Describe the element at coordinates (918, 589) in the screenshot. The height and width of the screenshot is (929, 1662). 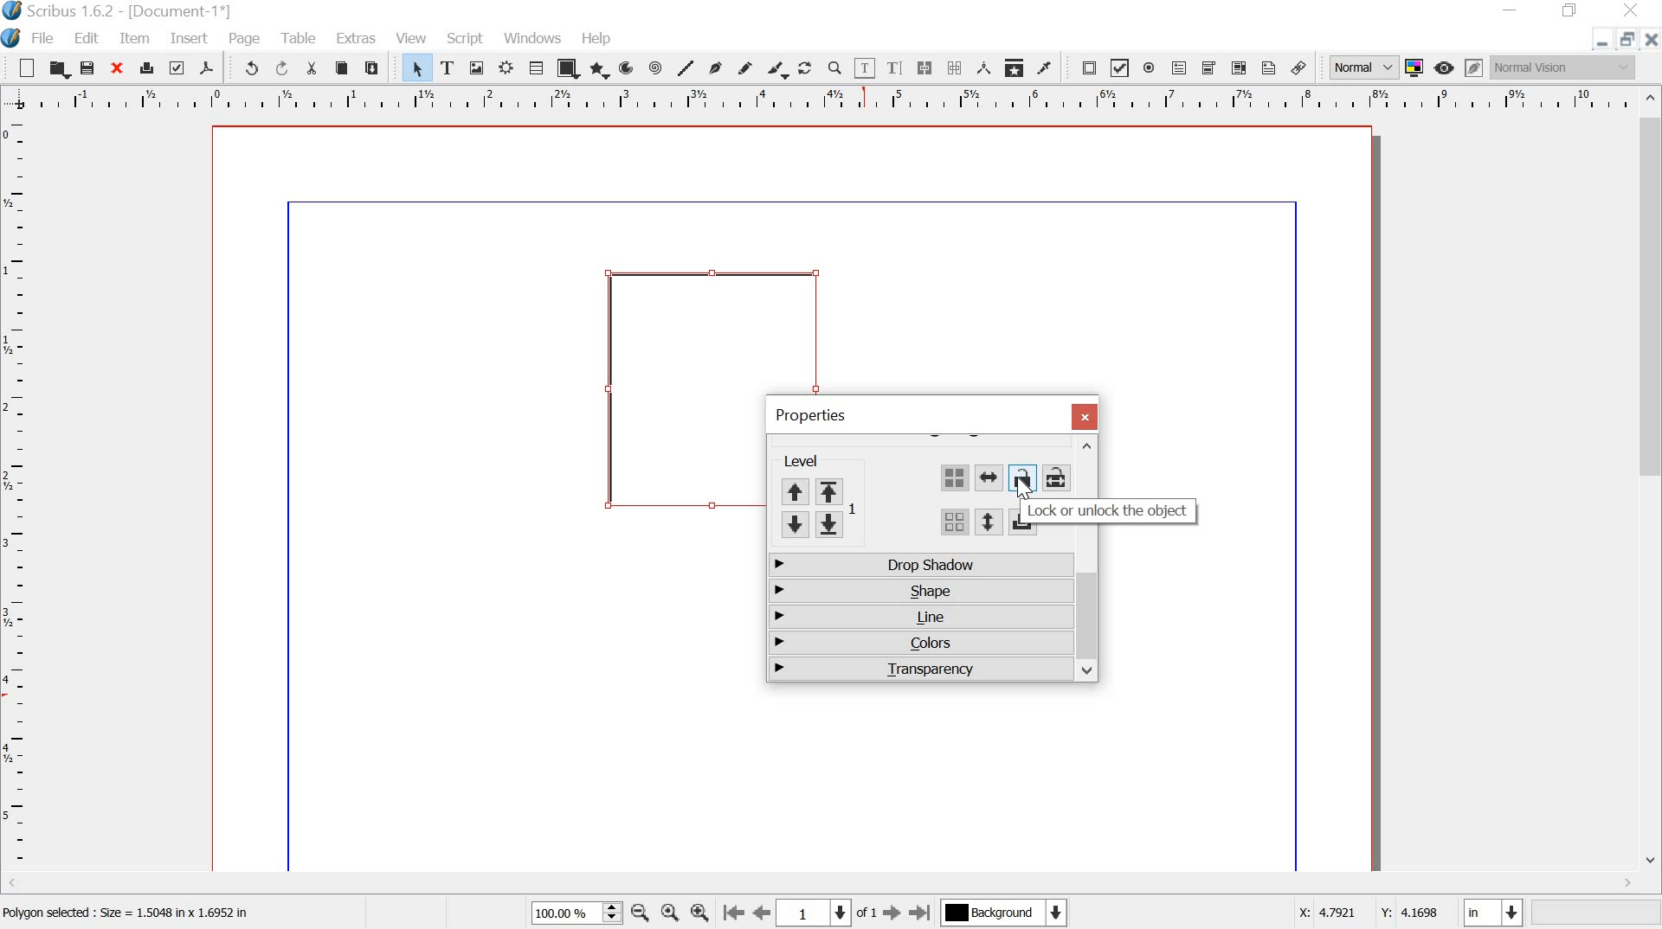
I see `shape` at that location.